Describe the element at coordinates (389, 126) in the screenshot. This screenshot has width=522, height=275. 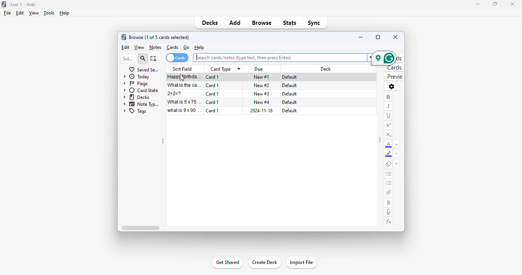
I see `superscript` at that location.